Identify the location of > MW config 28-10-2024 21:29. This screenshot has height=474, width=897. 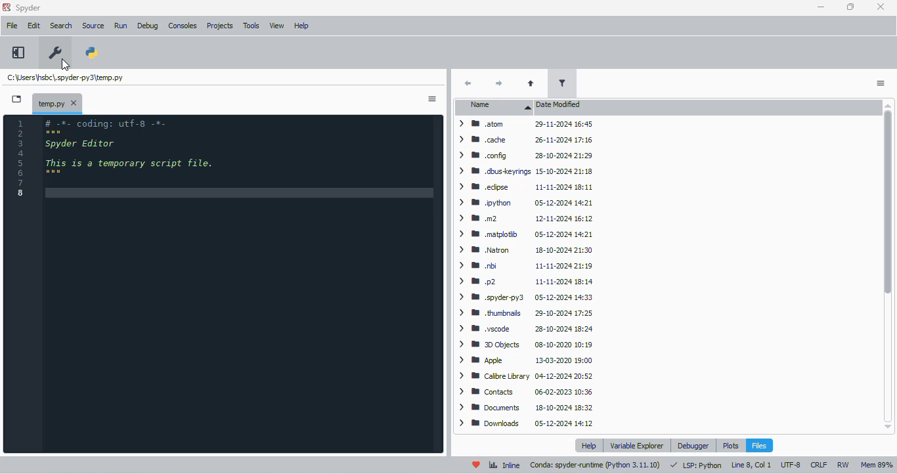
(523, 155).